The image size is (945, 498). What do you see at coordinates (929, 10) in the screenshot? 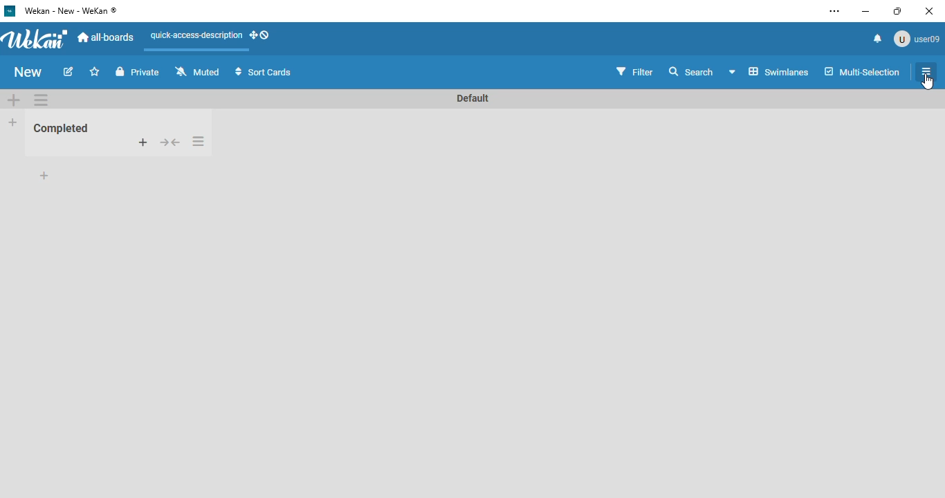
I see `close` at bounding box center [929, 10].